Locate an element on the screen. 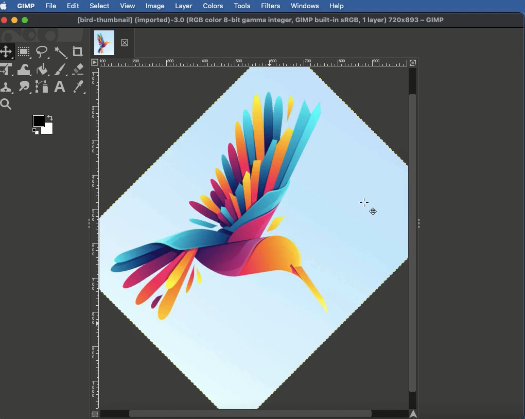 The width and height of the screenshot is (525, 419). [bird-thumbnail] (imported)-3.0 (RGB color 8-bit gamma integer, GIMP built-in SRGB, 1 layer) 720x893 ~ GIMP. is located at coordinates (261, 21).